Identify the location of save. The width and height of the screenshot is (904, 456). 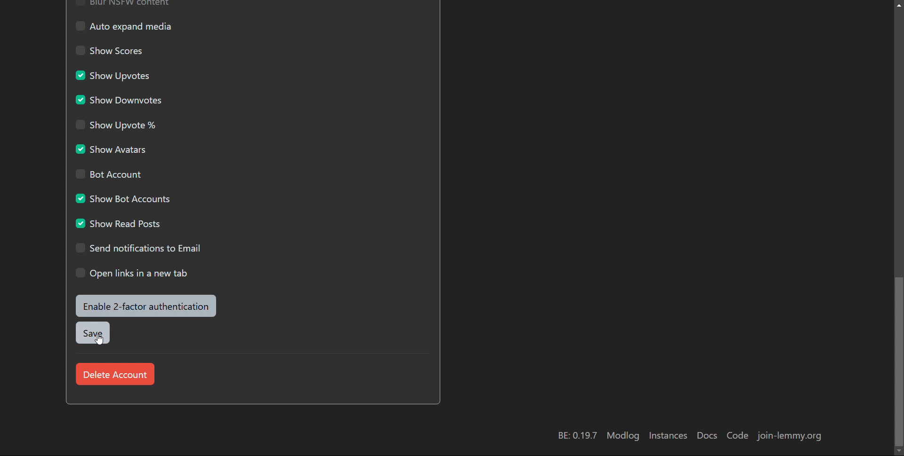
(92, 332).